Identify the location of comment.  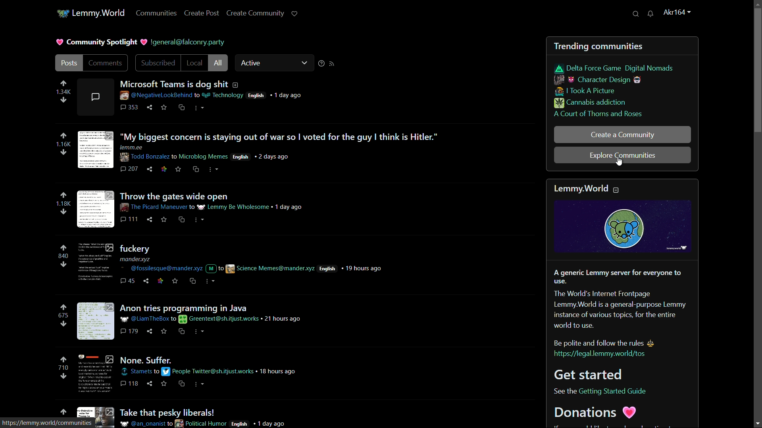
(96, 97).